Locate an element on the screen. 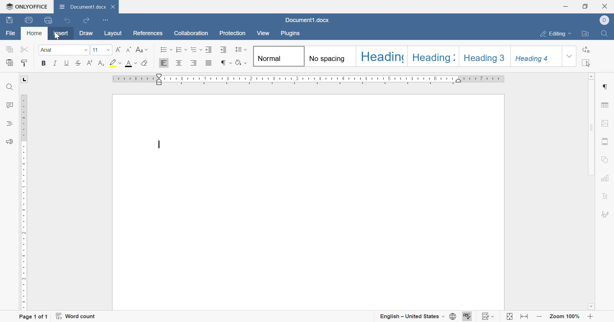 The image size is (614, 322). Save is located at coordinates (9, 21).